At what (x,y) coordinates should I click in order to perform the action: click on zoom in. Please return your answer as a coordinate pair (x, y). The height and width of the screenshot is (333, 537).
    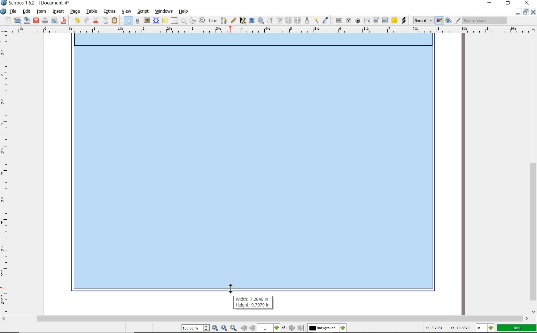
    Looking at the image, I should click on (234, 328).